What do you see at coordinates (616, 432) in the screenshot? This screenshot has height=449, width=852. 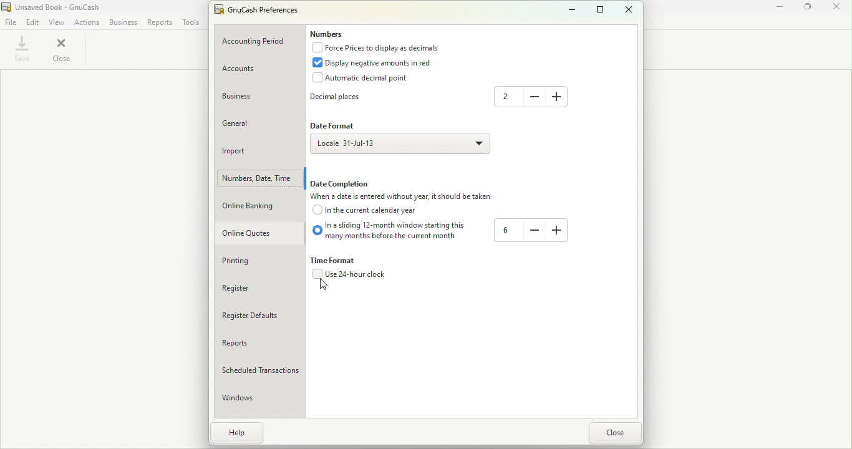 I see `Close` at bounding box center [616, 432].